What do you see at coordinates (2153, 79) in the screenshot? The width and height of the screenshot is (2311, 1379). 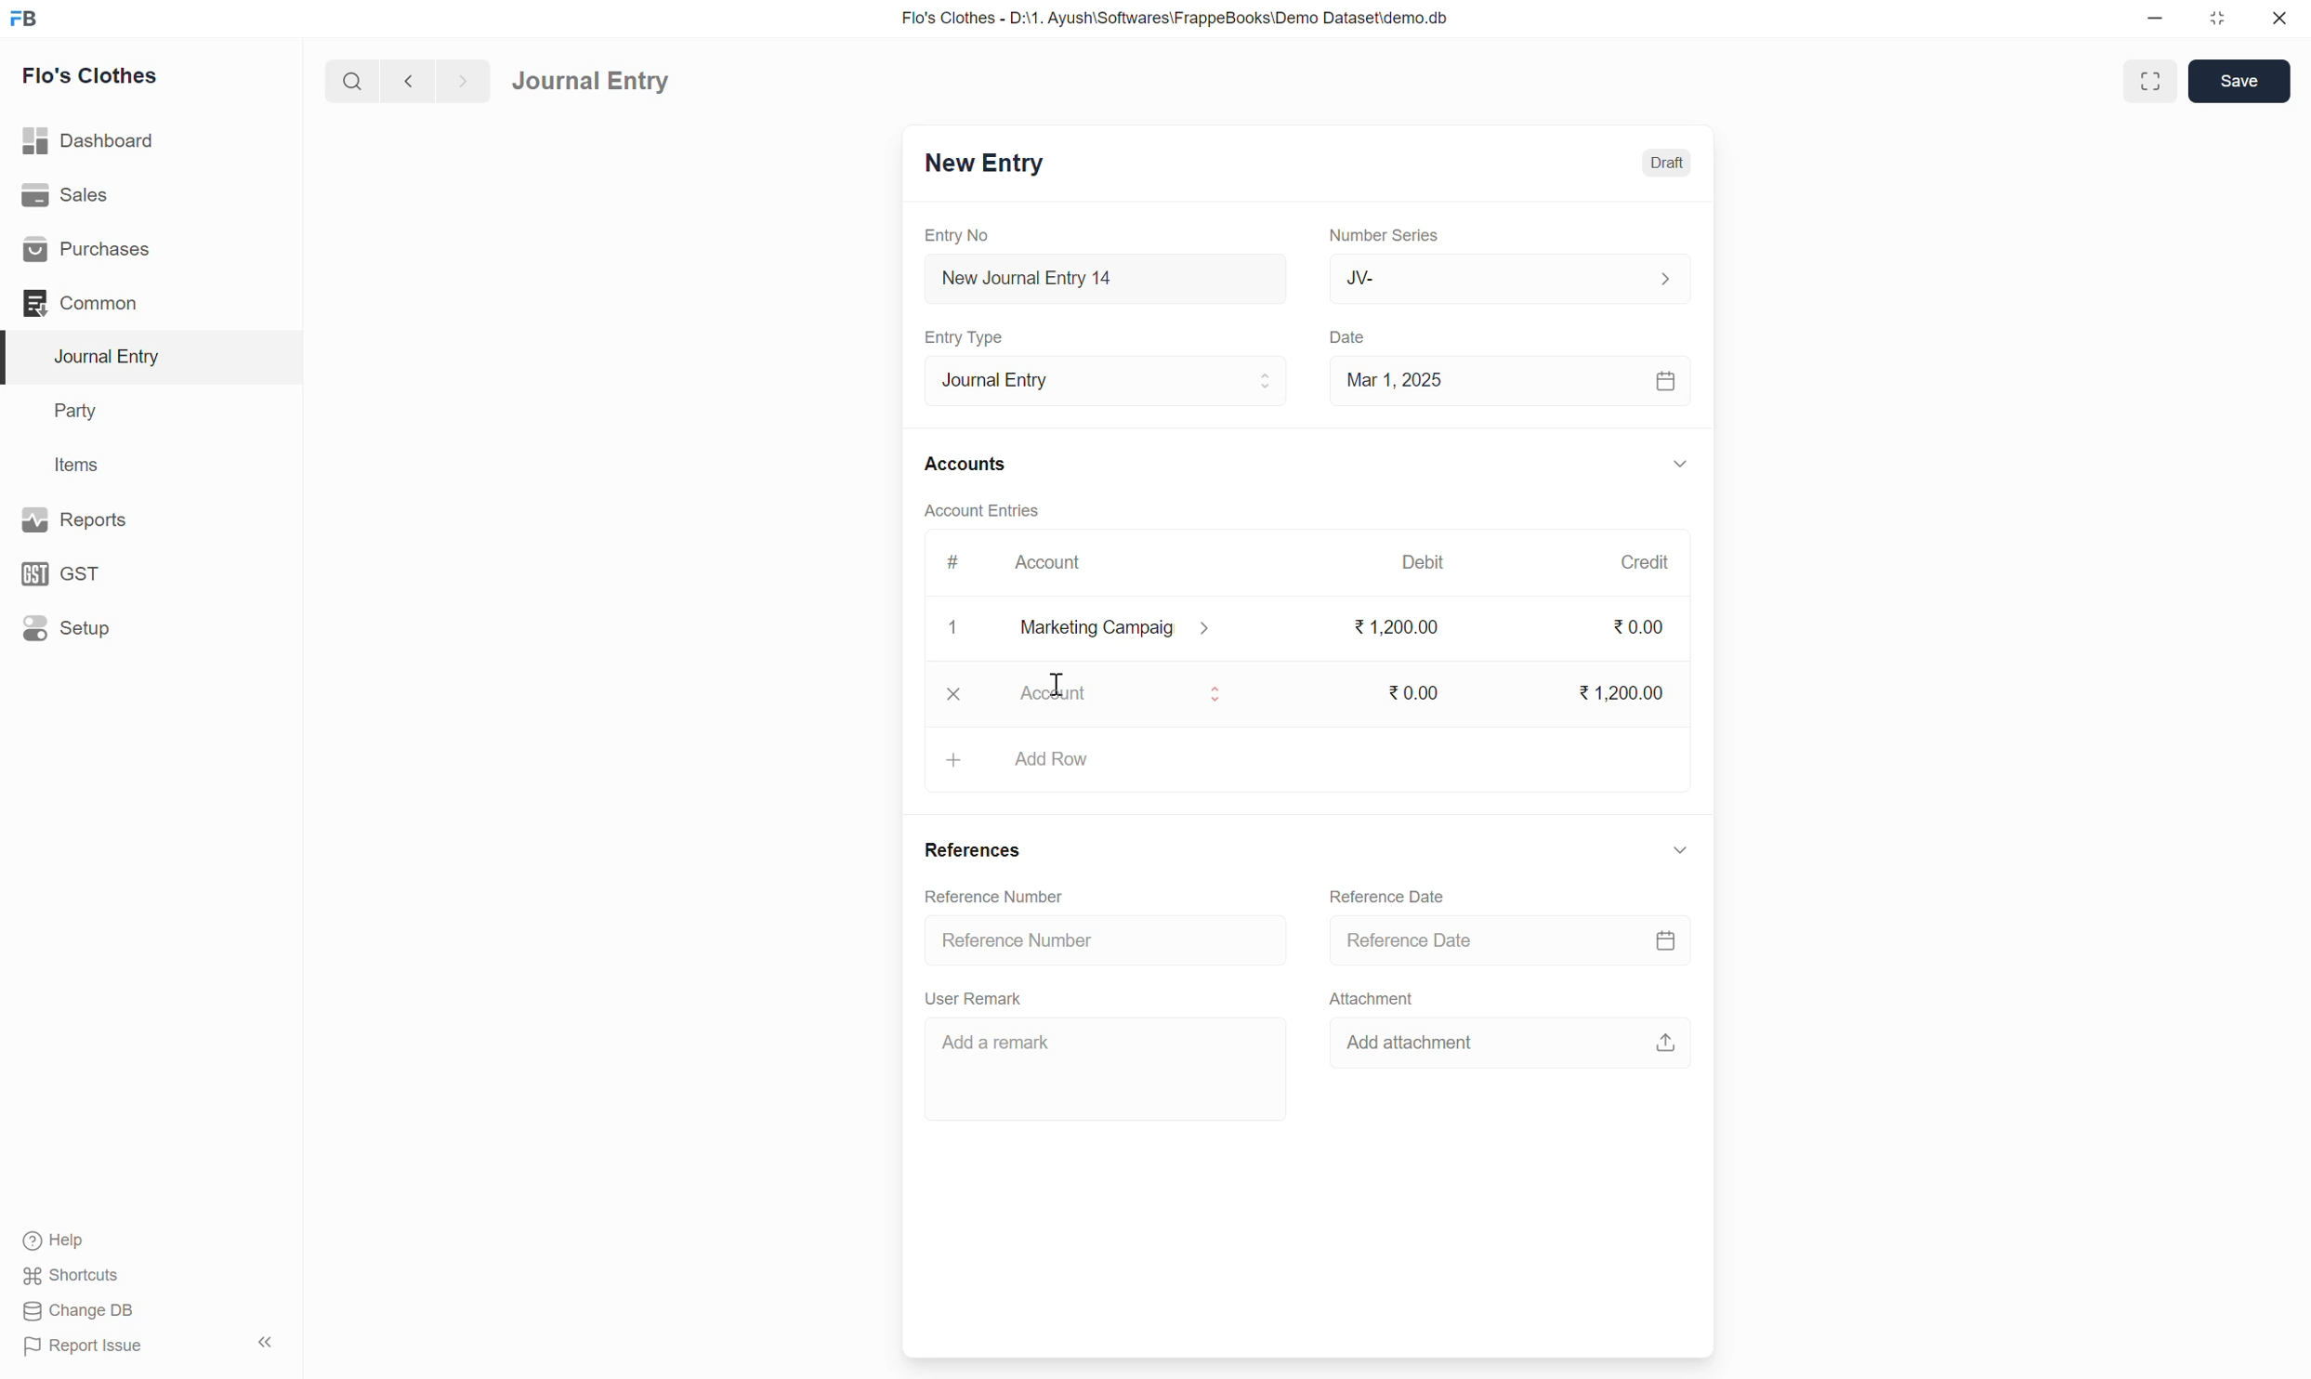 I see `enlarge` at bounding box center [2153, 79].